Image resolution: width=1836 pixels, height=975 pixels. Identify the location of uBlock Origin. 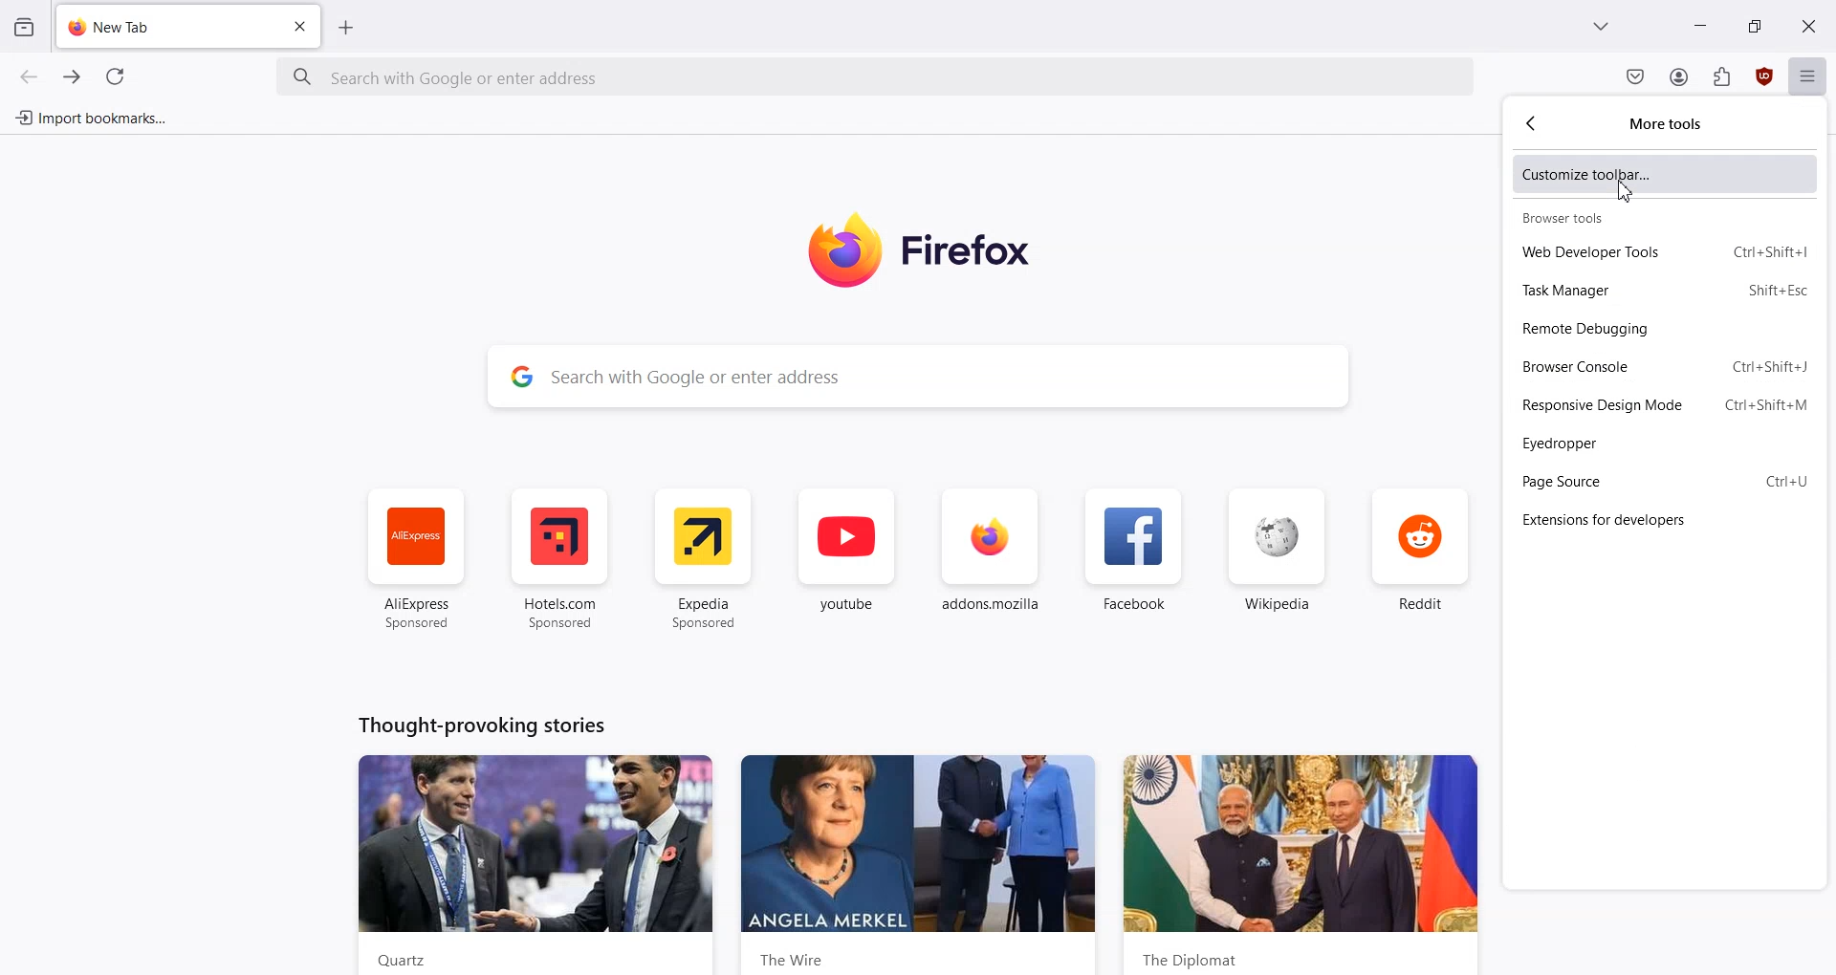
(1766, 76).